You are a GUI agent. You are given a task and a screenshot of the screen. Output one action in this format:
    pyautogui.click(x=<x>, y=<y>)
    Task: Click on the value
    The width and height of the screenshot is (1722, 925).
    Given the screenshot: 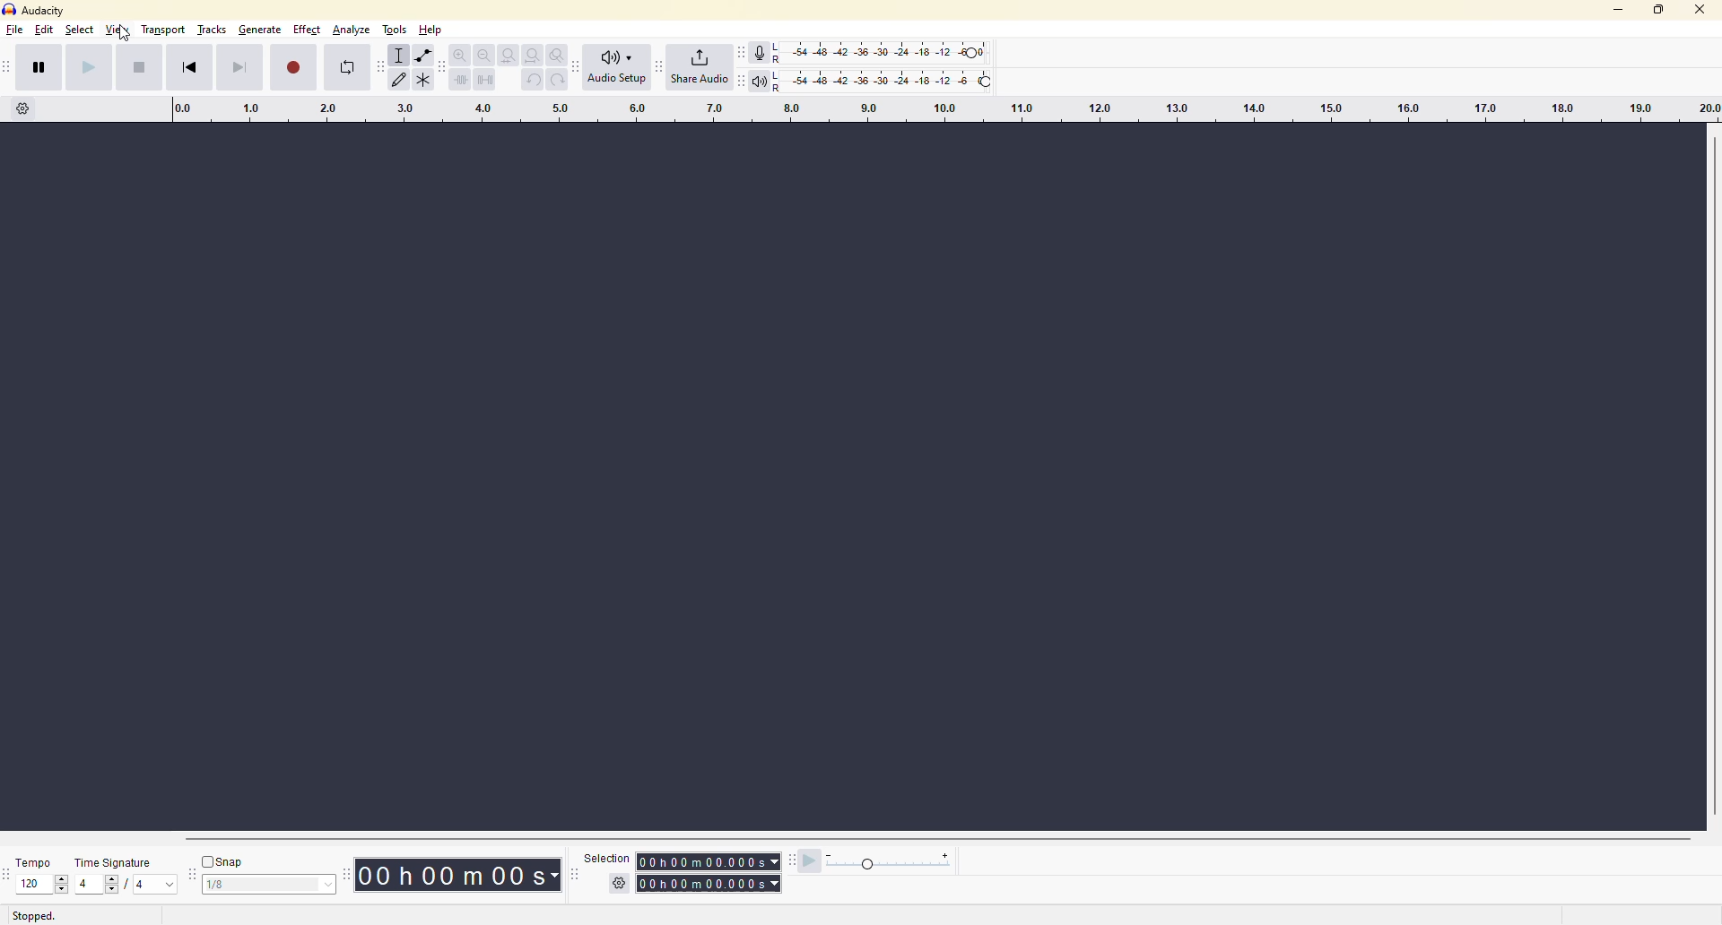 What is the action you would take?
    pyautogui.click(x=154, y=886)
    